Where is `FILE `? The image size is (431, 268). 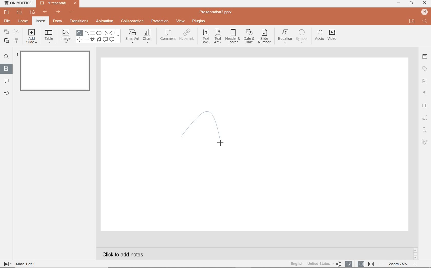 FILE  is located at coordinates (8, 22).